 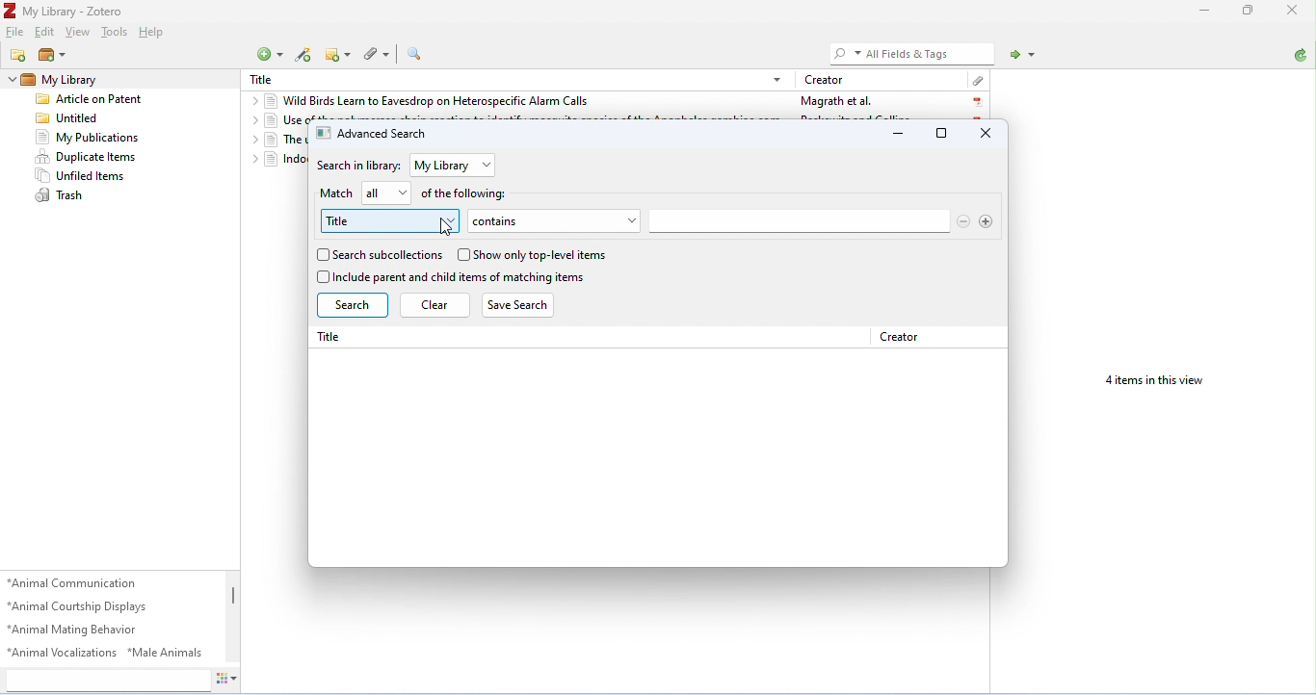 I want to click on untitled, so click(x=70, y=119).